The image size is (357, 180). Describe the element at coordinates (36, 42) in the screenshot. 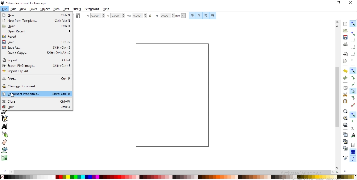

I see `save` at that location.